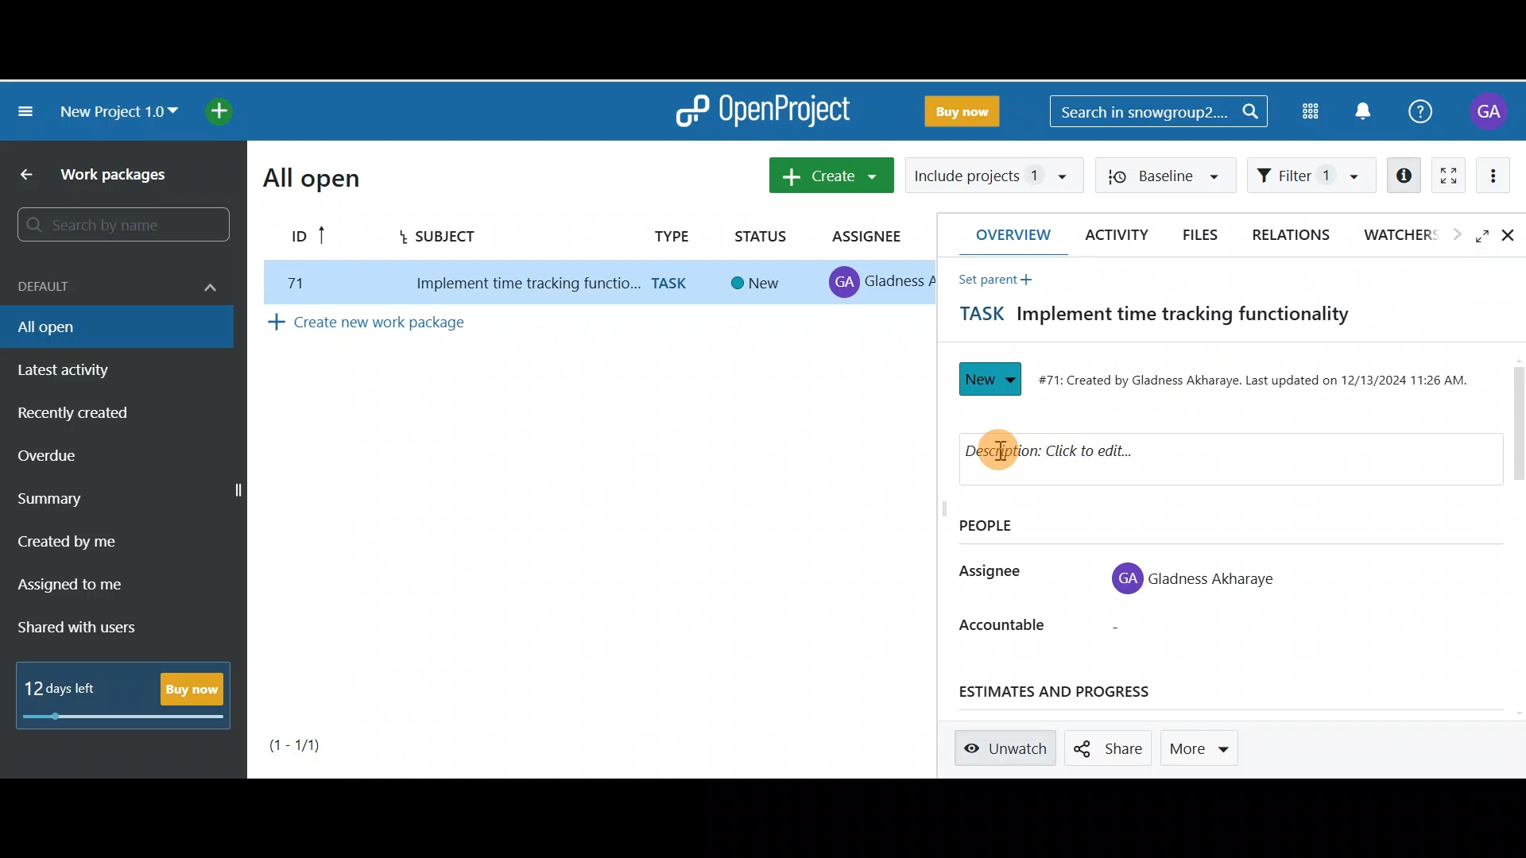 This screenshot has height=858, width=1526. Describe the element at coordinates (67, 454) in the screenshot. I see `Overdue` at that location.